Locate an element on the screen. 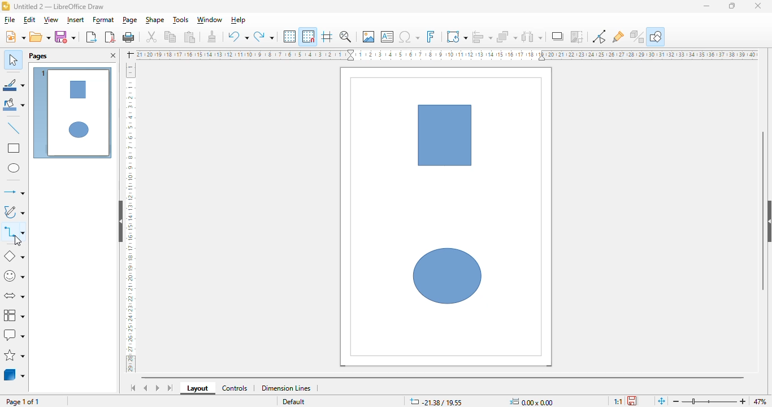 This screenshot has height=407, width=772. hide is located at coordinates (122, 222).